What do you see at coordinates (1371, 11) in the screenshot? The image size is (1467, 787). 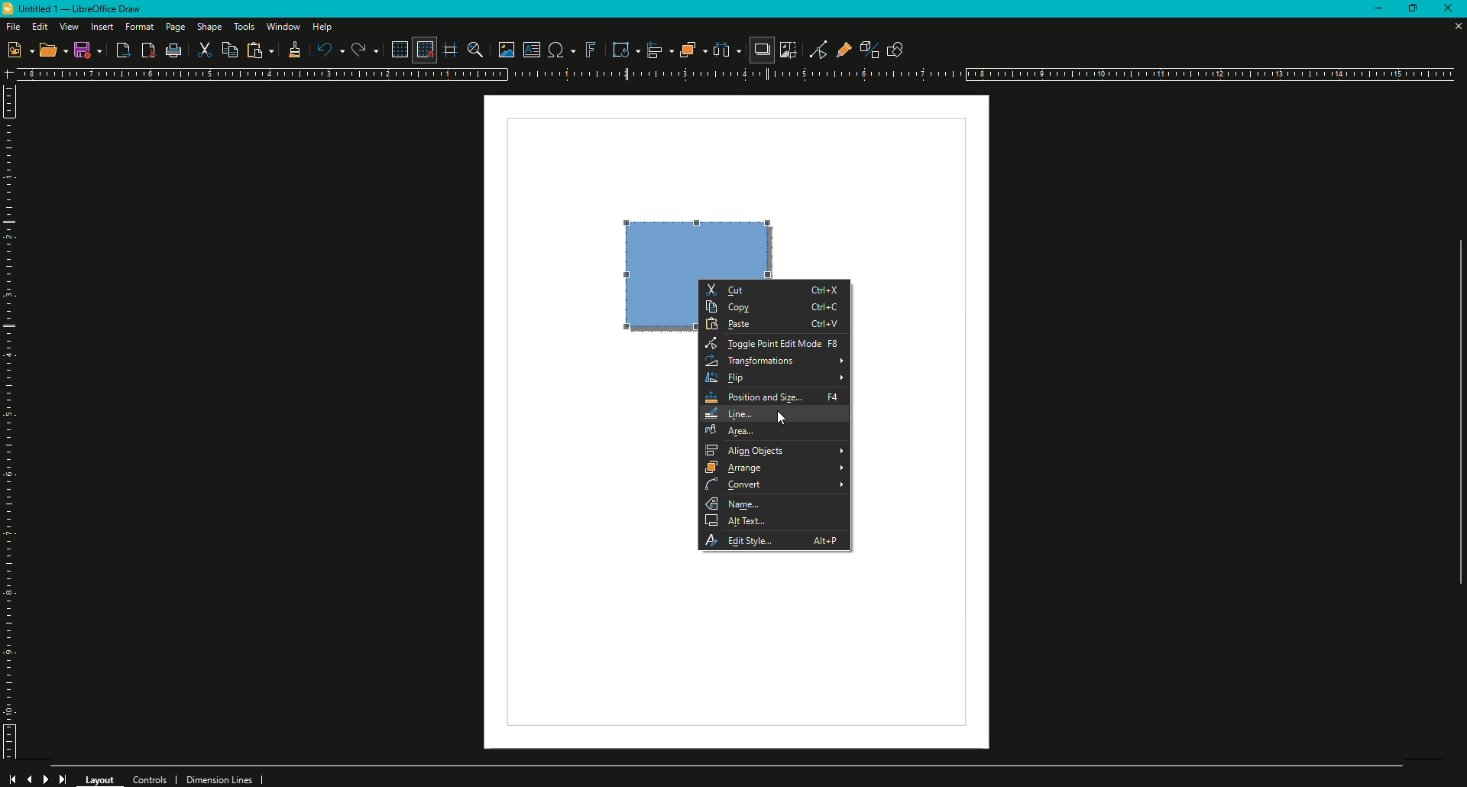 I see `Minimize` at bounding box center [1371, 11].